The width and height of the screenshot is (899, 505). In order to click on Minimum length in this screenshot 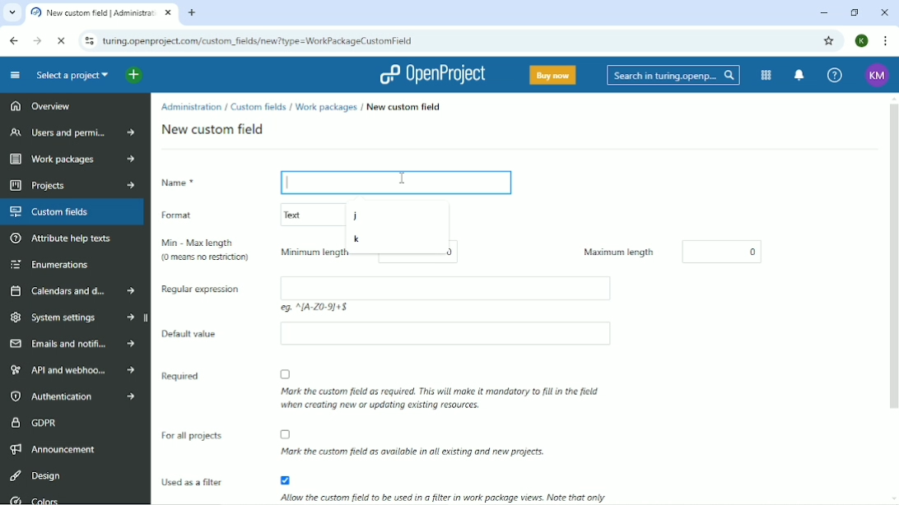, I will do `click(310, 253)`.